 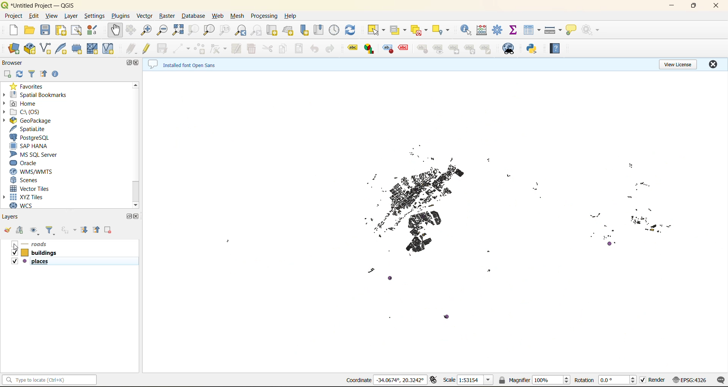 What do you see at coordinates (50, 381) in the screenshot?
I see `status bar` at bounding box center [50, 381].